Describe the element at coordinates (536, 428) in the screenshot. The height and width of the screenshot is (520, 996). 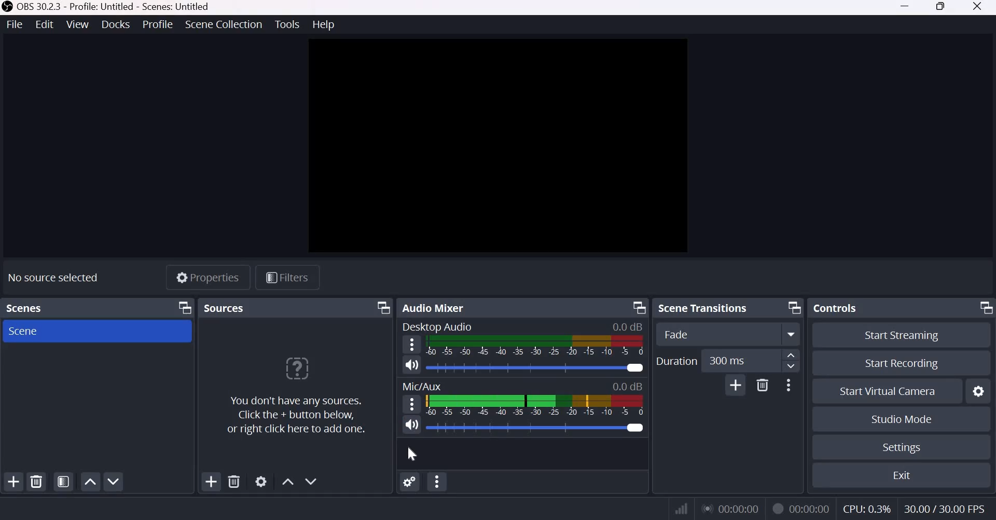
I see `Audio Slider` at that location.